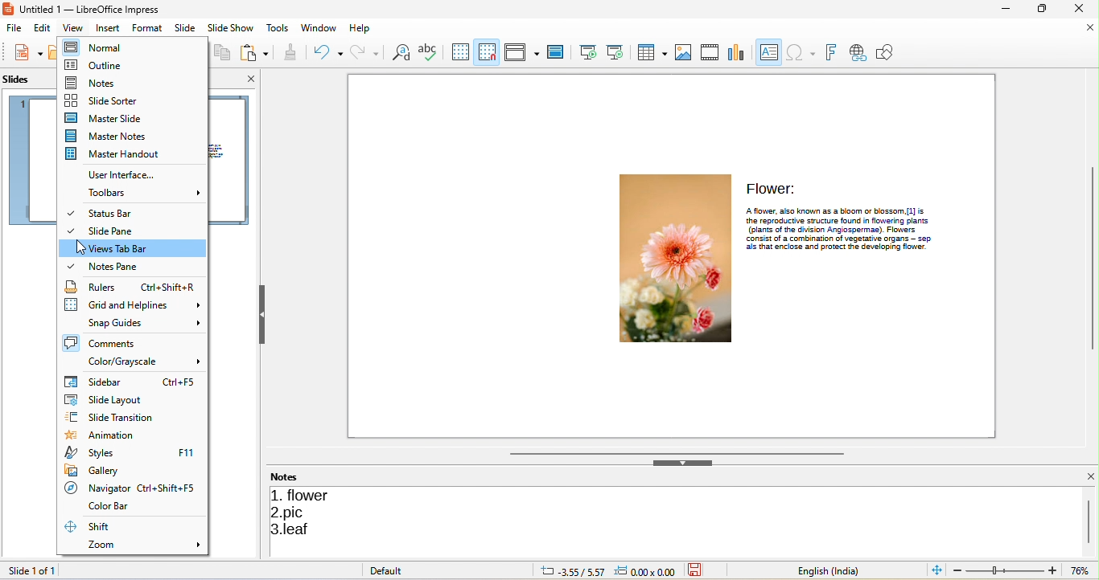 This screenshot has width=1099, height=580. Describe the element at coordinates (1045, 9) in the screenshot. I see `maximize` at that location.